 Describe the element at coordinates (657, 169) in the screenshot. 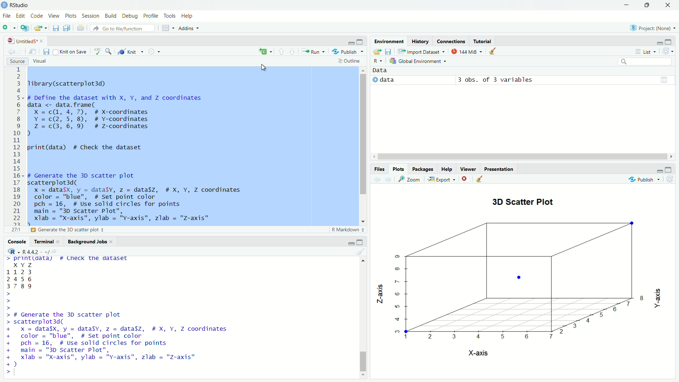

I see `minimize` at that location.